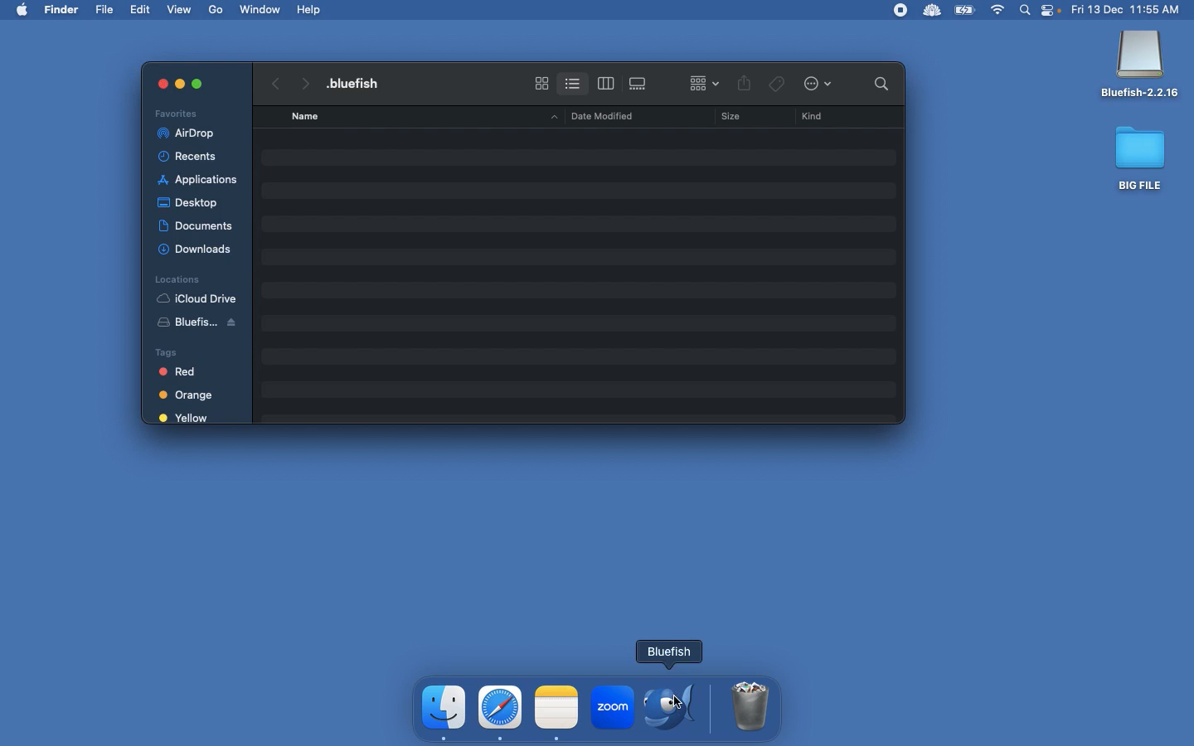 Image resolution: width=1194 pixels, height=746 pixels. Describe the element at coordinates (668, 652) in the screenshot. I see `Bluefish` at that location.